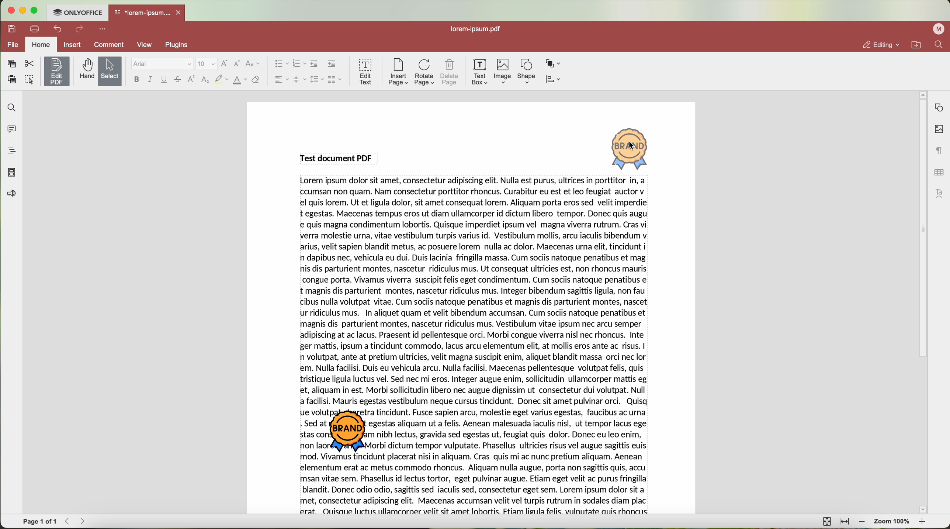 The height and width of the screenshot is (529, 950). What do you see at coordinates (527, 72) in the screenshot?
I see `shape` at bounding box center [527, 72].